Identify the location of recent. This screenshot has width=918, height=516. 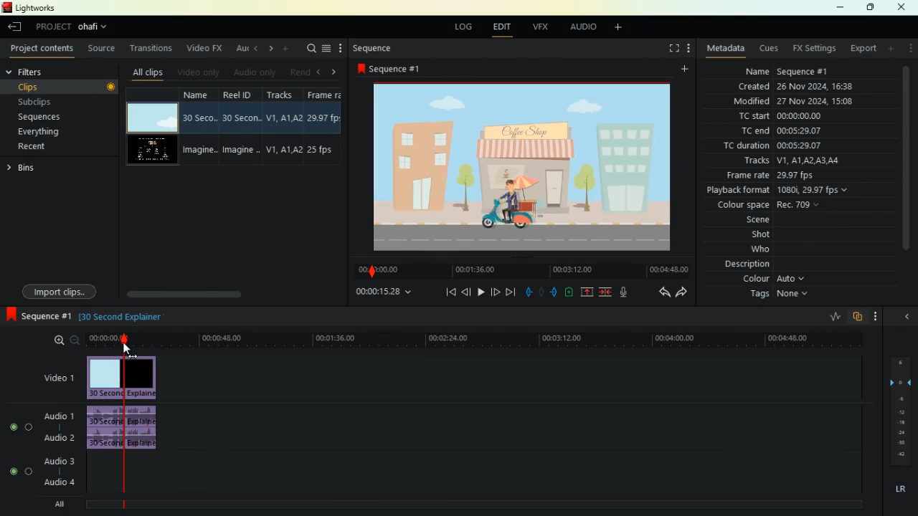
(39, 146).